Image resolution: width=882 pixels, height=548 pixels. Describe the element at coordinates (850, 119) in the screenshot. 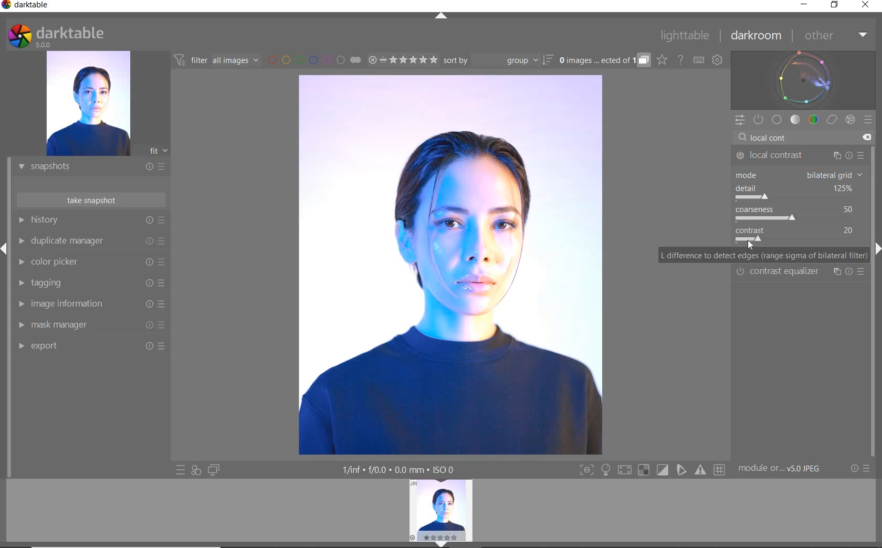

I see `EFFECT` at that location.